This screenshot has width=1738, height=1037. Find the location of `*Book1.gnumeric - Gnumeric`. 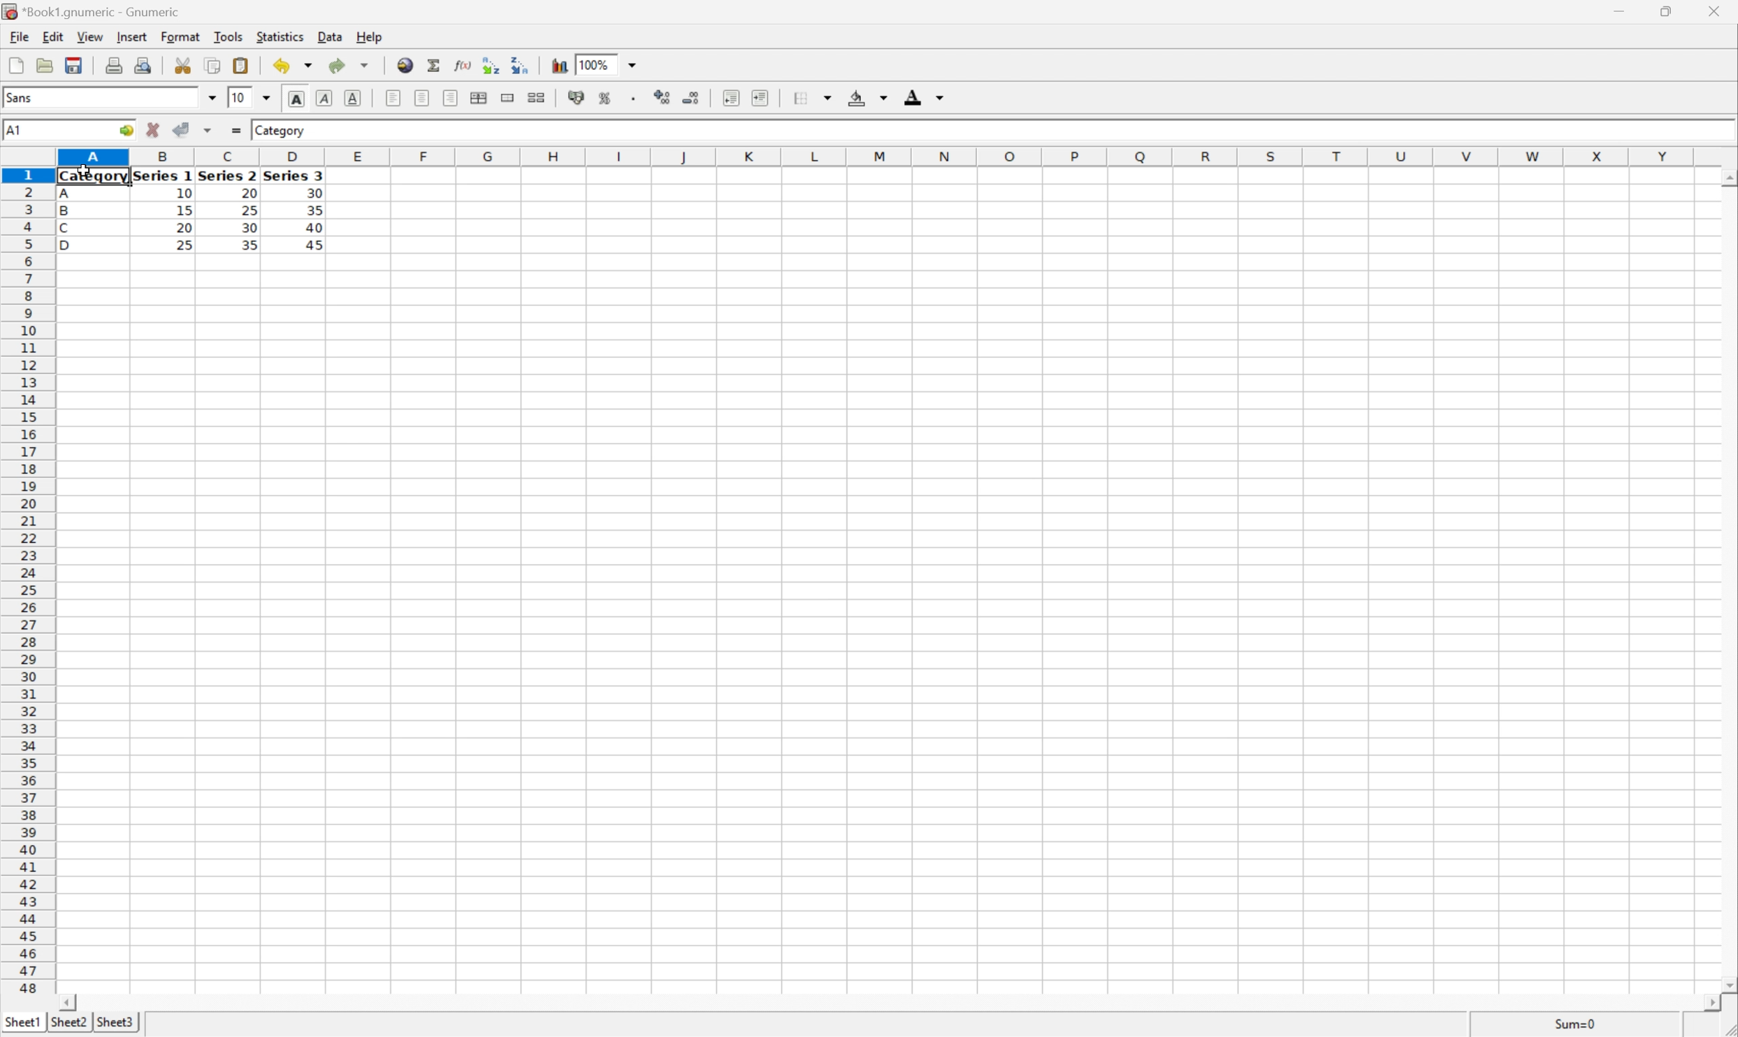

*Book1.gnumeric - Gnumeric is located at coordinates (94, 11).